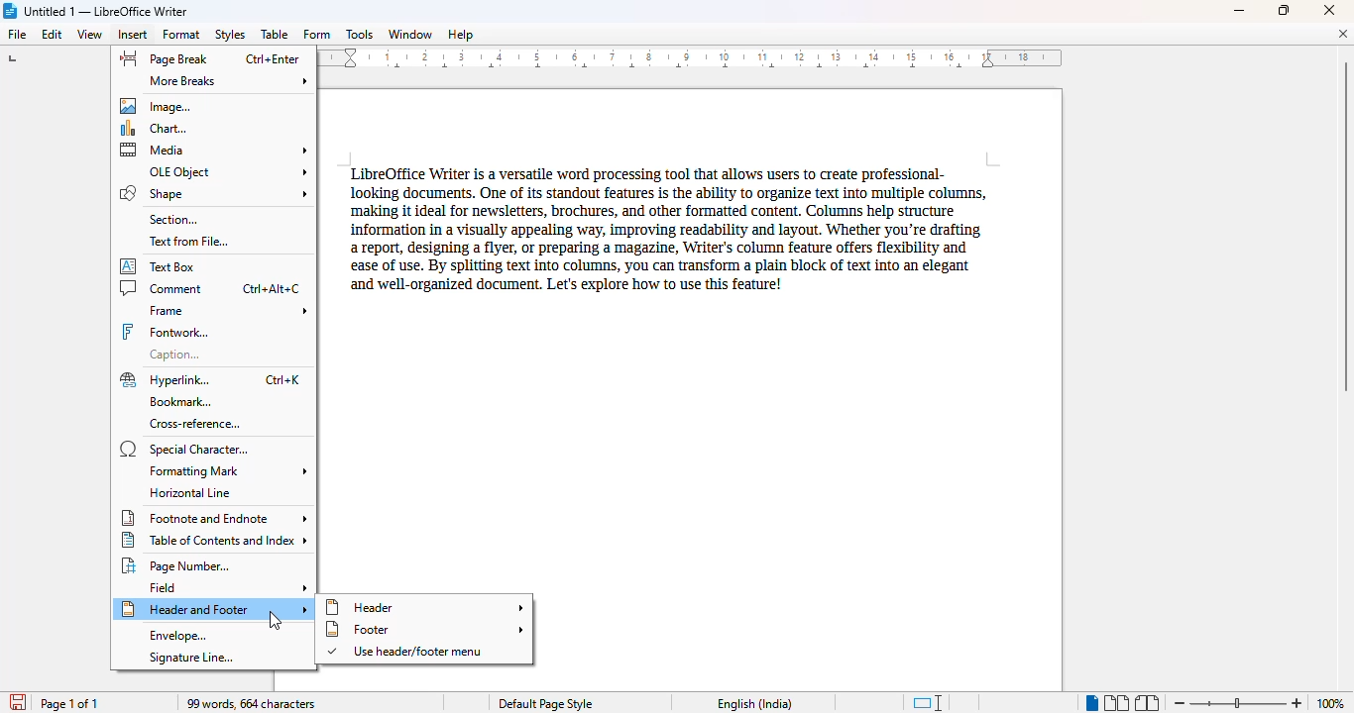 The width and height of the screenshot is (1354, 713). I want to click on OLE object, so click(228, 171).